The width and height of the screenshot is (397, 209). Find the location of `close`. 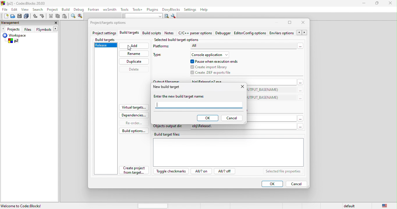

close is located at coordinates (54, 23).